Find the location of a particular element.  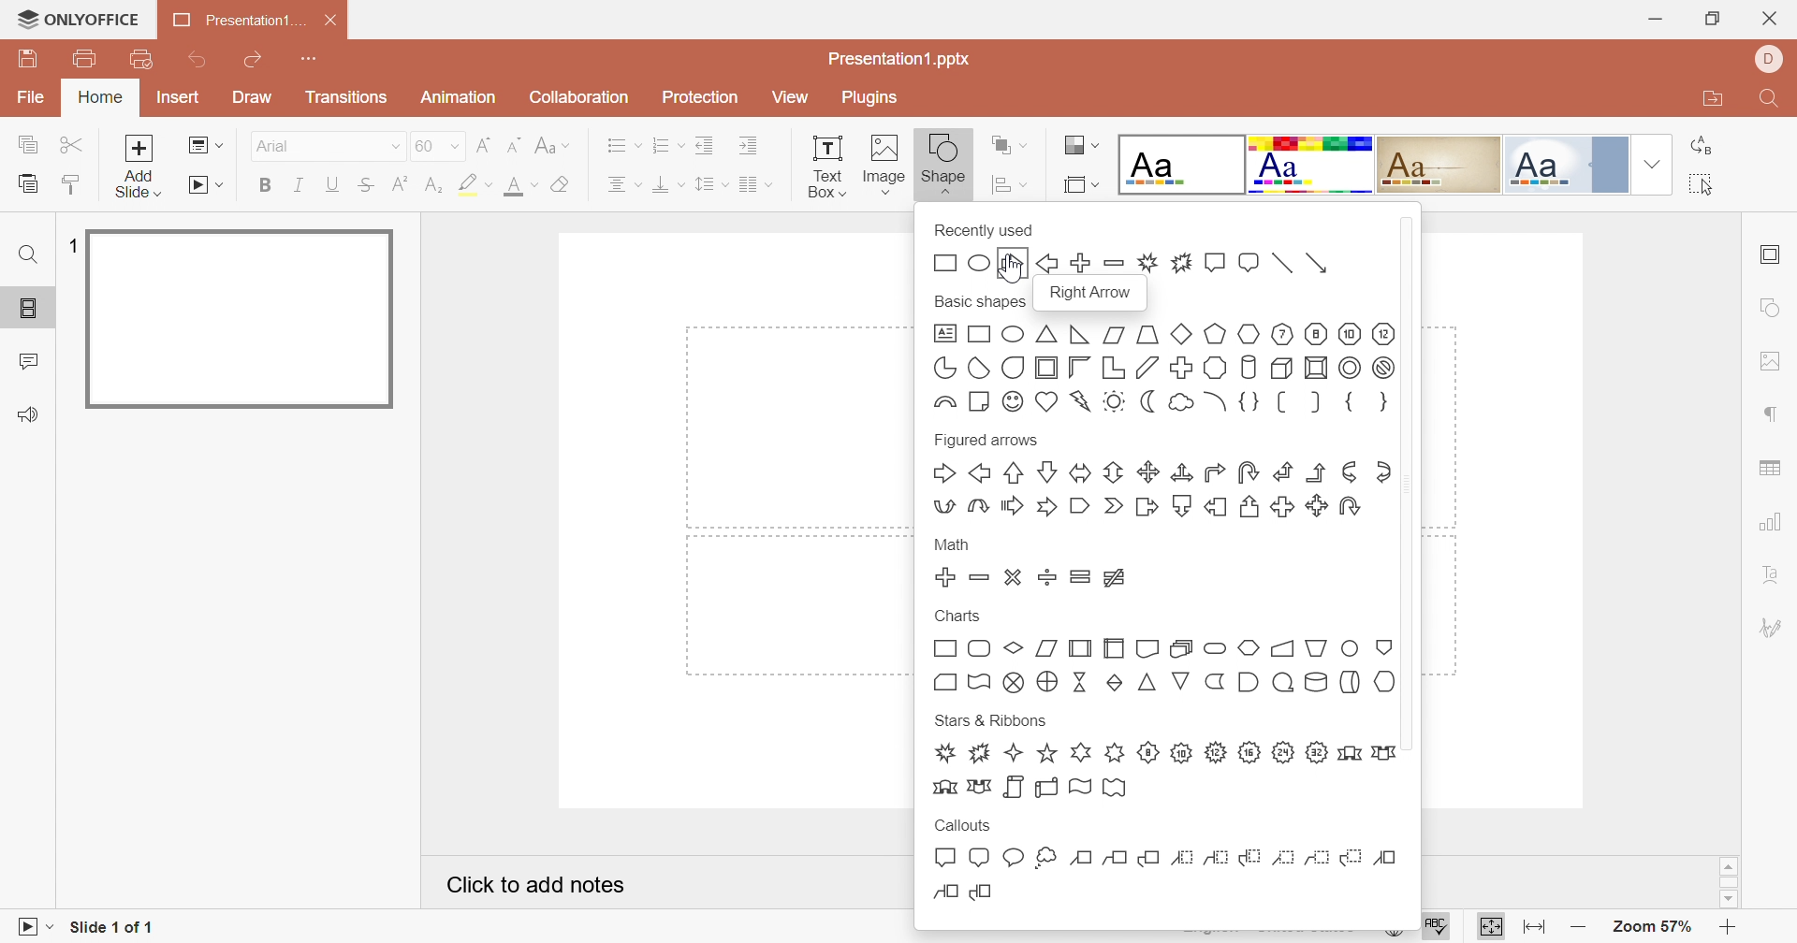

Cursor is located at coordinates (1014, 266).